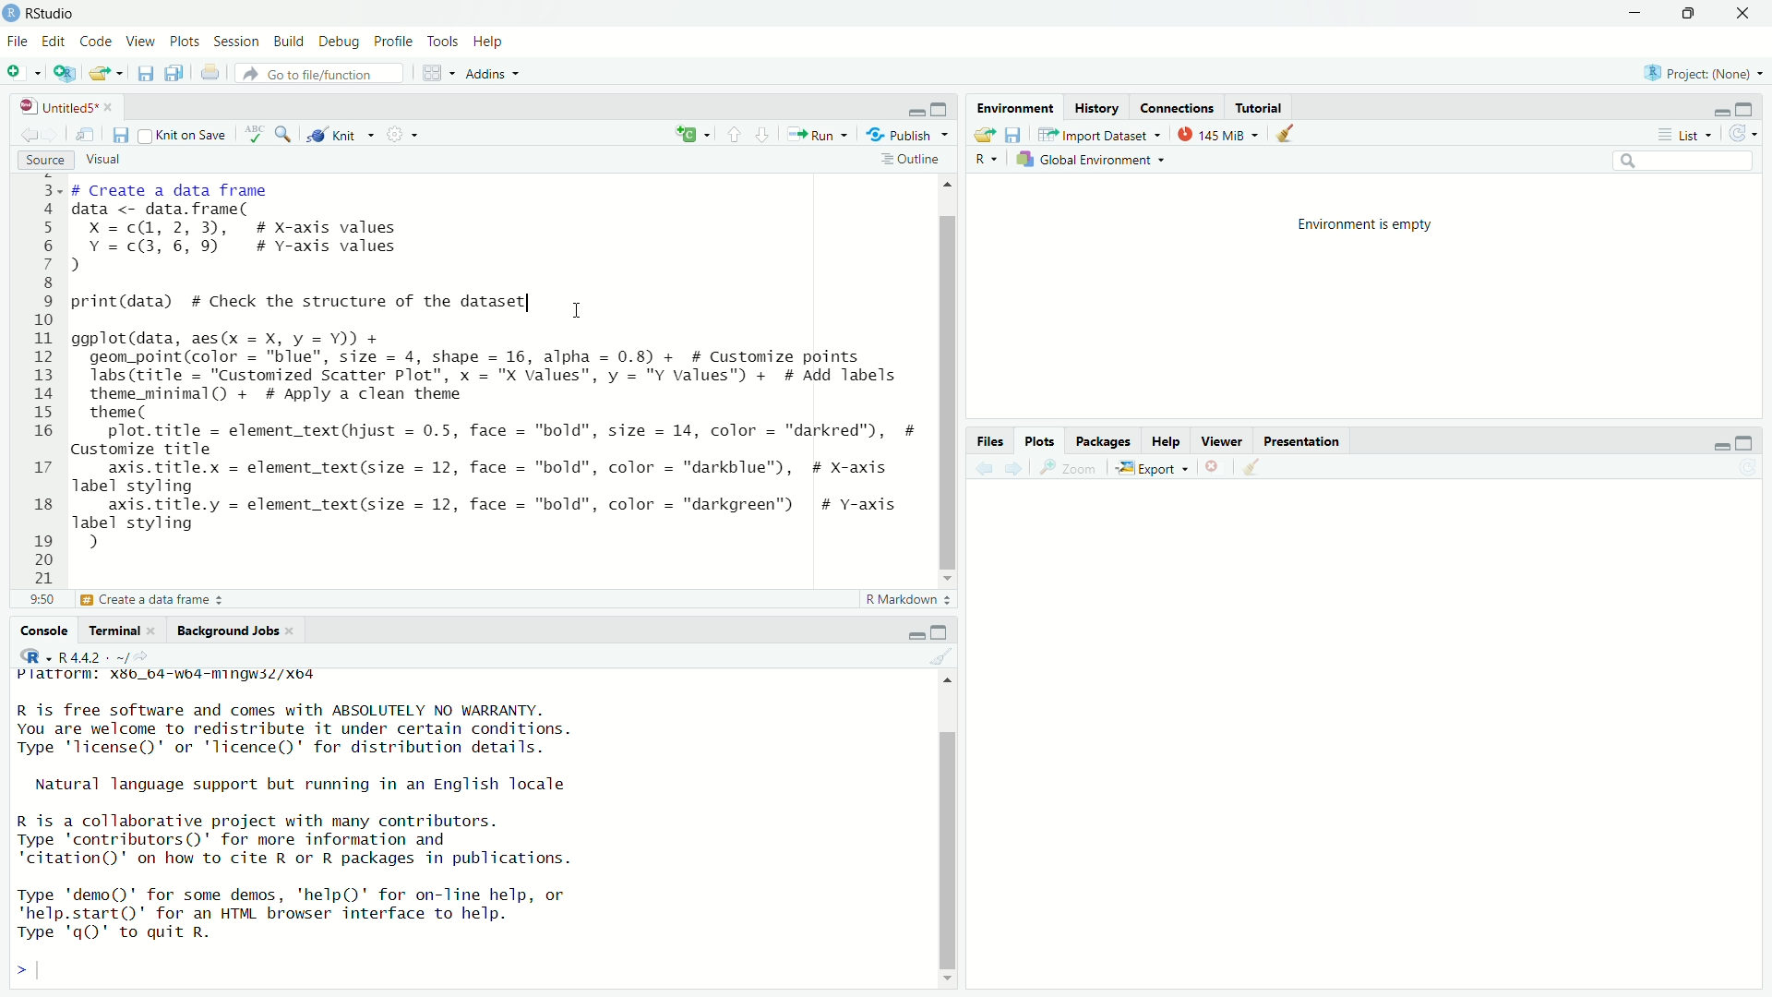 This screenshot has width=1772, height=997. What do you see at coordinates (1366, 225) in the screenshot?
I see `Environment is empty` at bounding box center [1366, 225].